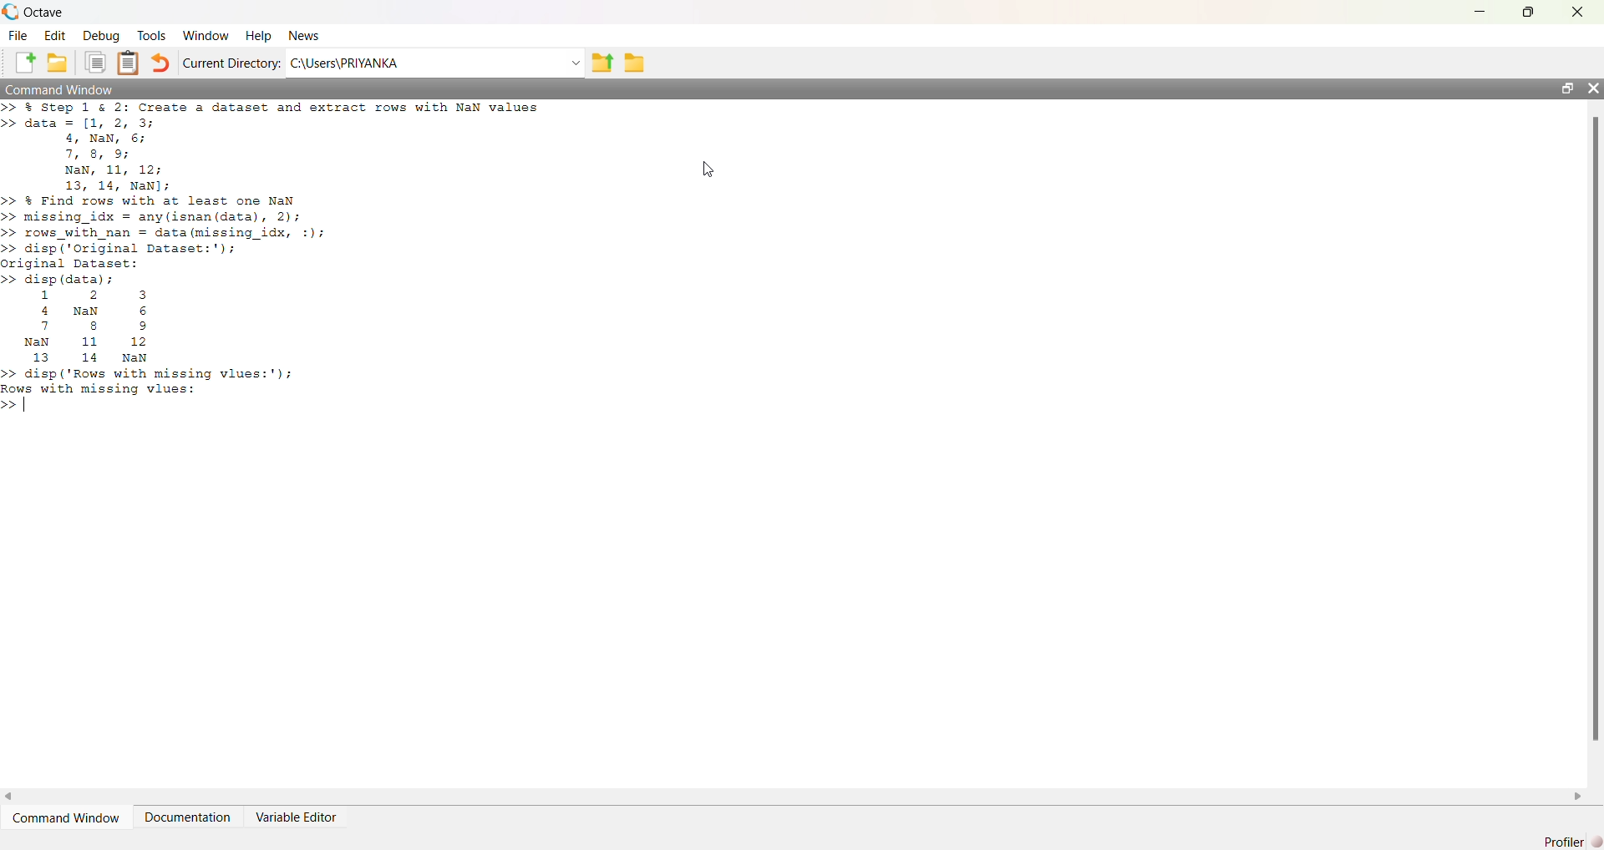 The image size is (1604, 850). Describe the element at coordinates (55, 36) in the screenshot. I see `Edit` at that location.